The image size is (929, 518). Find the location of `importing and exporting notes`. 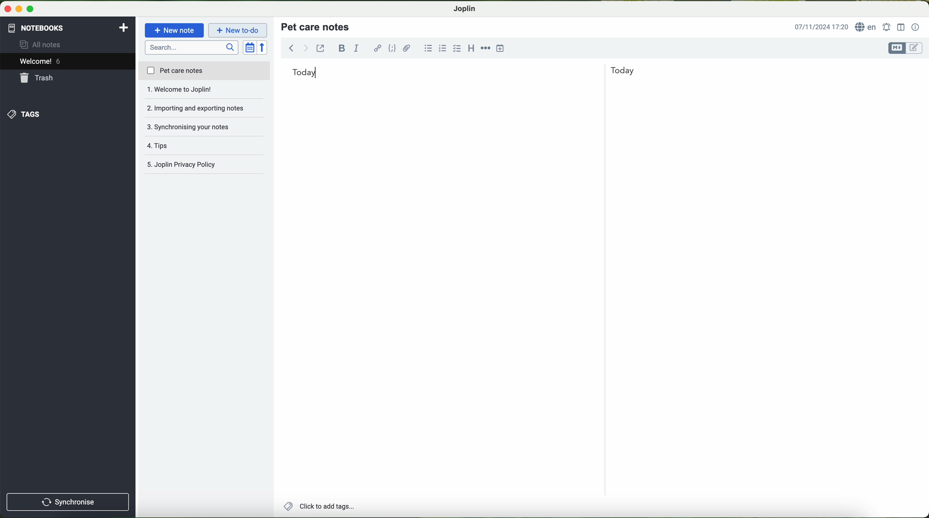

importing and exporting notes is located at coordinates (204, 91).